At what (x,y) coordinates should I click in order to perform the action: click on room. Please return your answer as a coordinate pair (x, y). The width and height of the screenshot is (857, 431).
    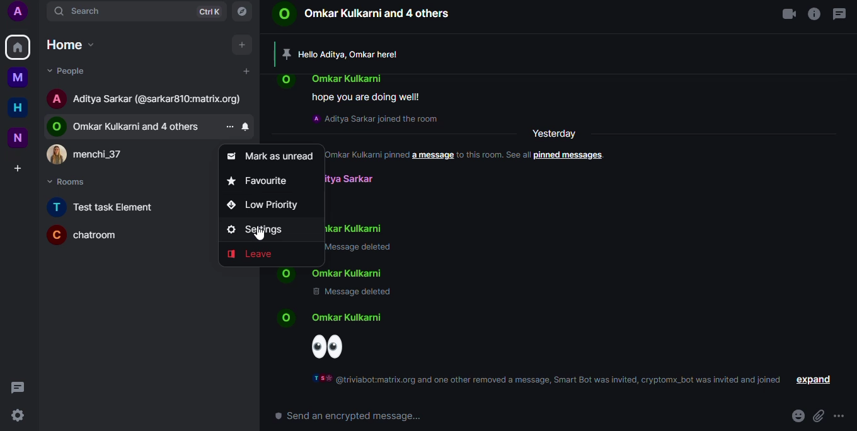
    Looking at the image, I should click on (88, 234).